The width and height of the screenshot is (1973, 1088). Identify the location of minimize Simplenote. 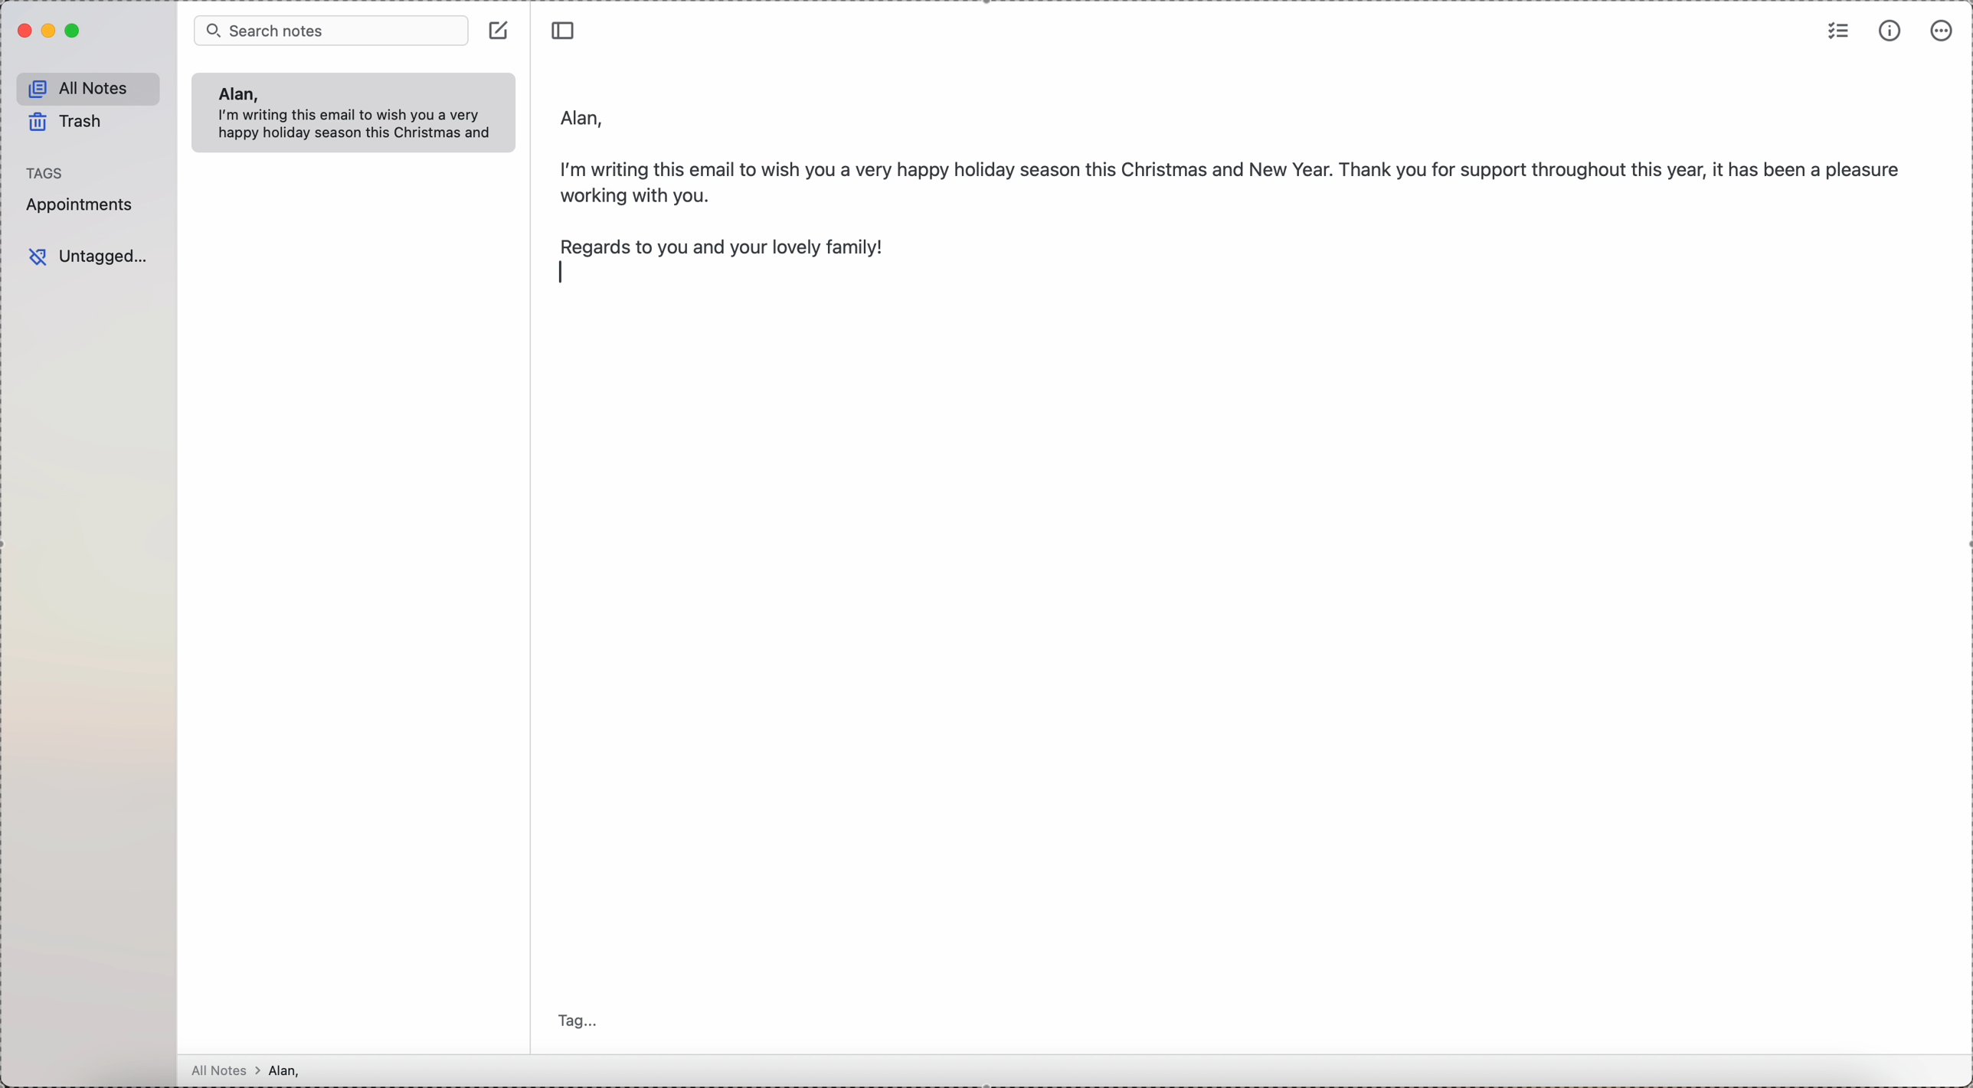
(51, 31).